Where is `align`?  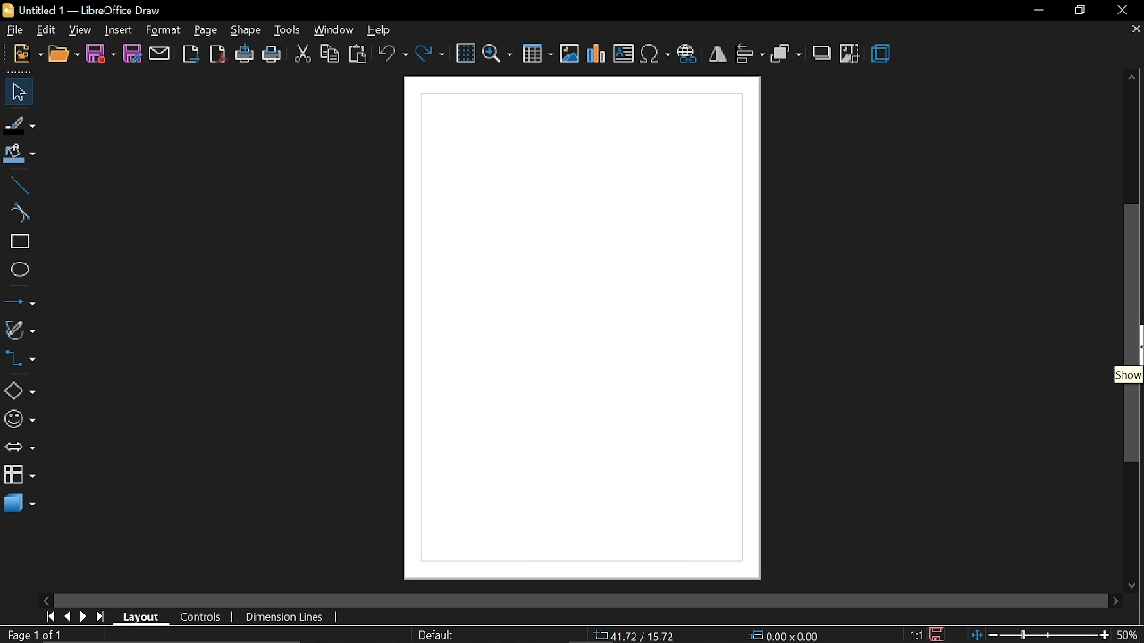 align is located at coordinates (750, 54).